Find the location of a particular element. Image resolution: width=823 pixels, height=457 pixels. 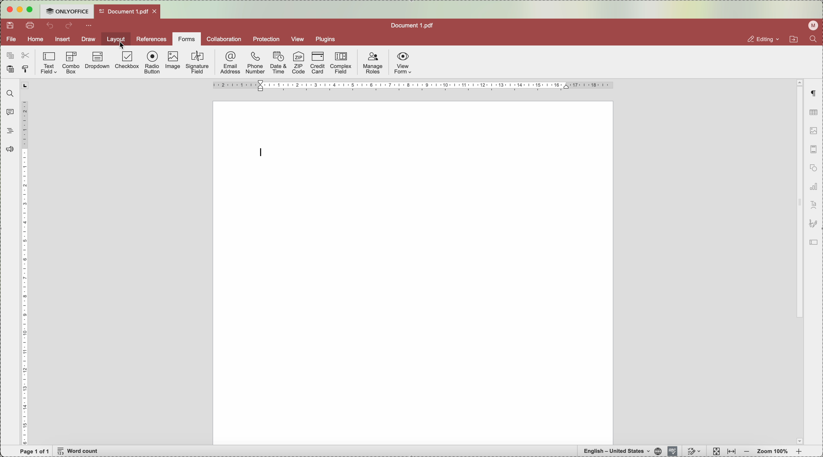

editing is located at coordinates (757, 39).